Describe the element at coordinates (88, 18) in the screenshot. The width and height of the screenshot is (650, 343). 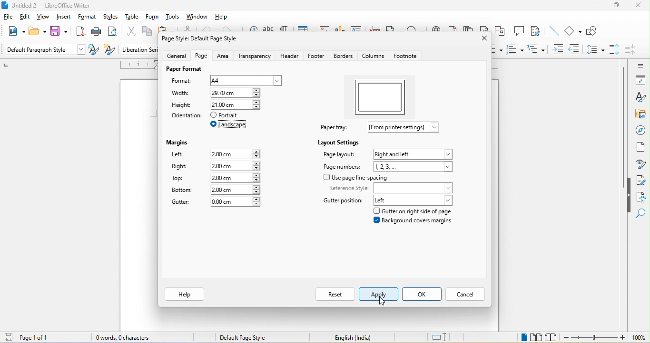
I see `format` at that location.